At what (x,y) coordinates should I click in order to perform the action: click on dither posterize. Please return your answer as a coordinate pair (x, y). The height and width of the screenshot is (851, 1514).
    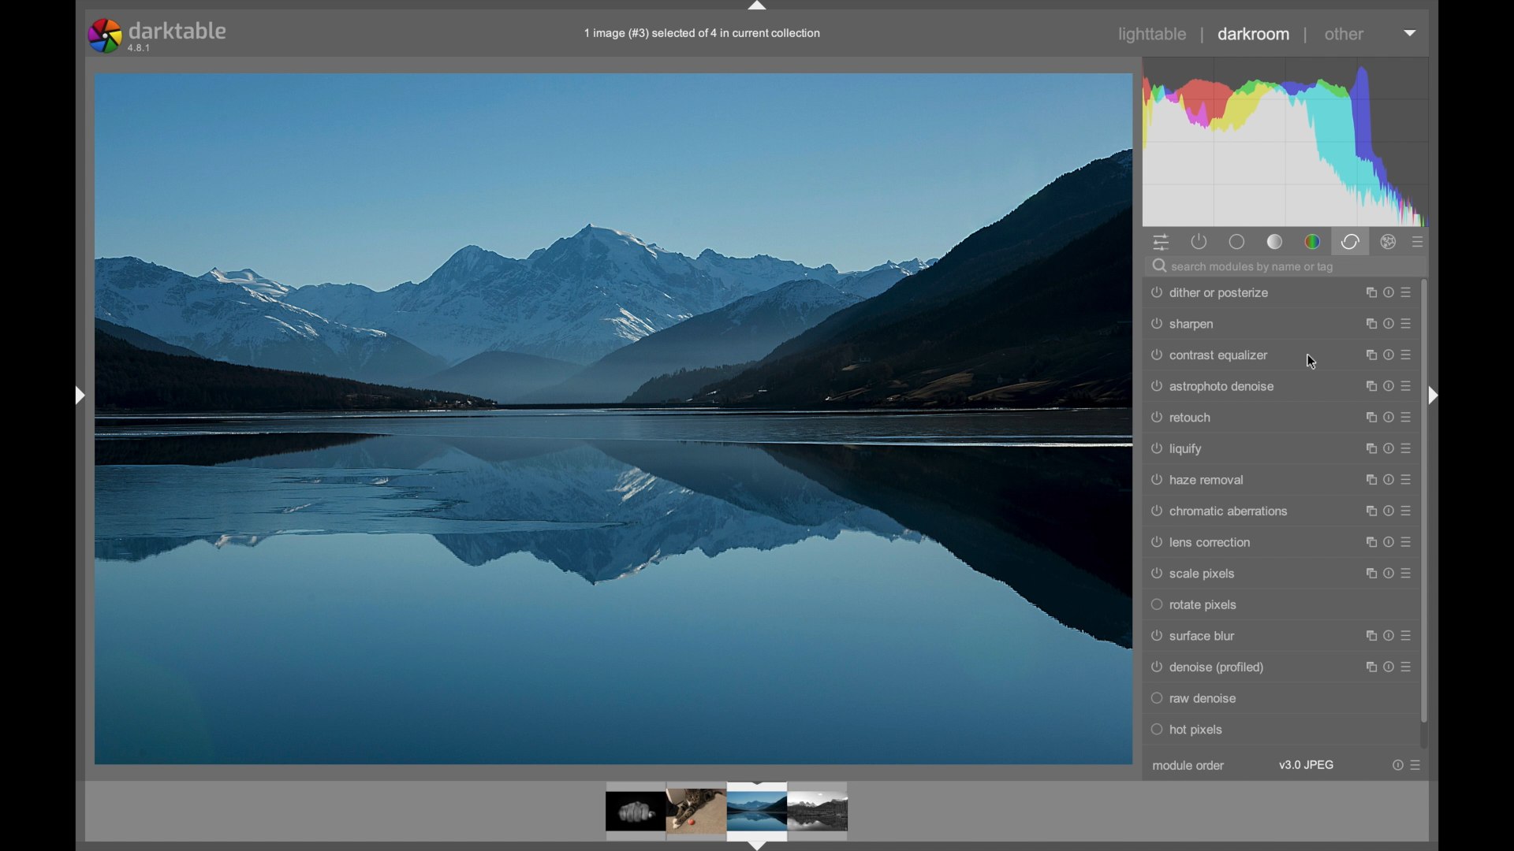
    Looking at the image, I should click on (1210, 293).